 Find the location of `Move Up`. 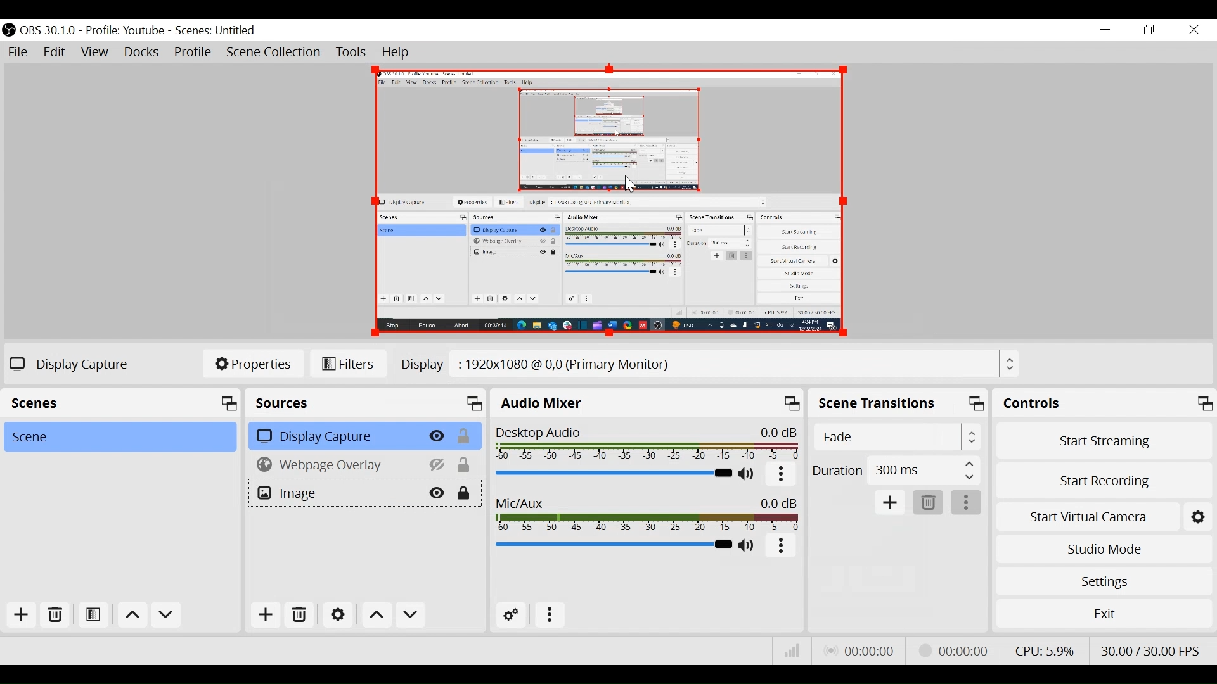

Move Up is located at coordinates (131, 616).